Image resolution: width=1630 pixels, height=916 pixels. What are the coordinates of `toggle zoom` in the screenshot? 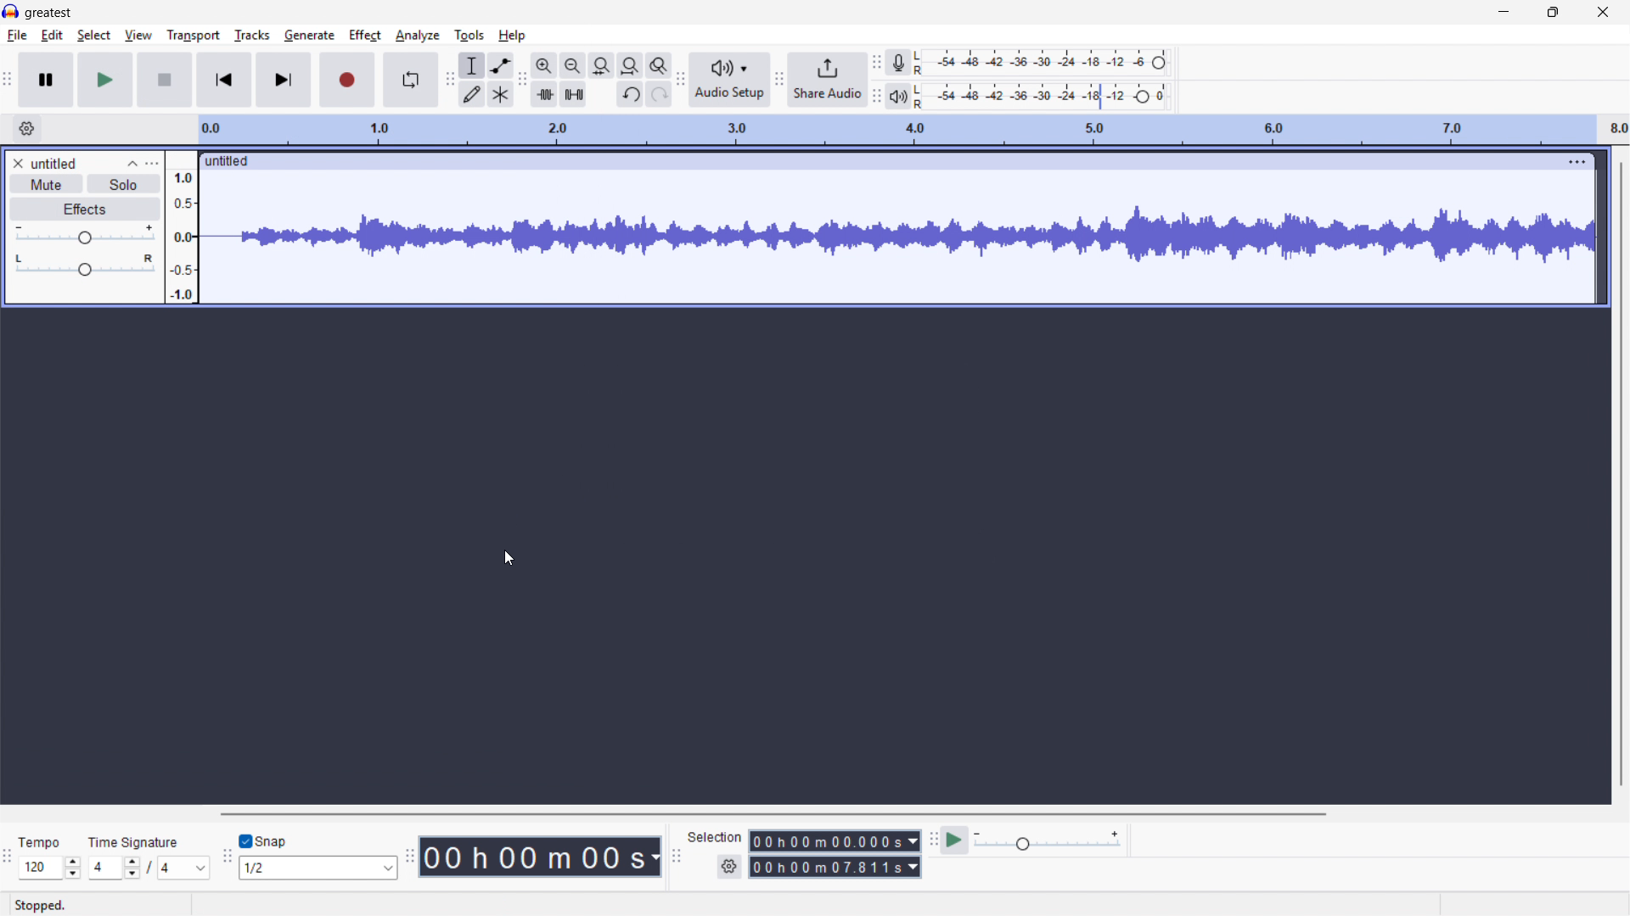 It's located at (659, 65).